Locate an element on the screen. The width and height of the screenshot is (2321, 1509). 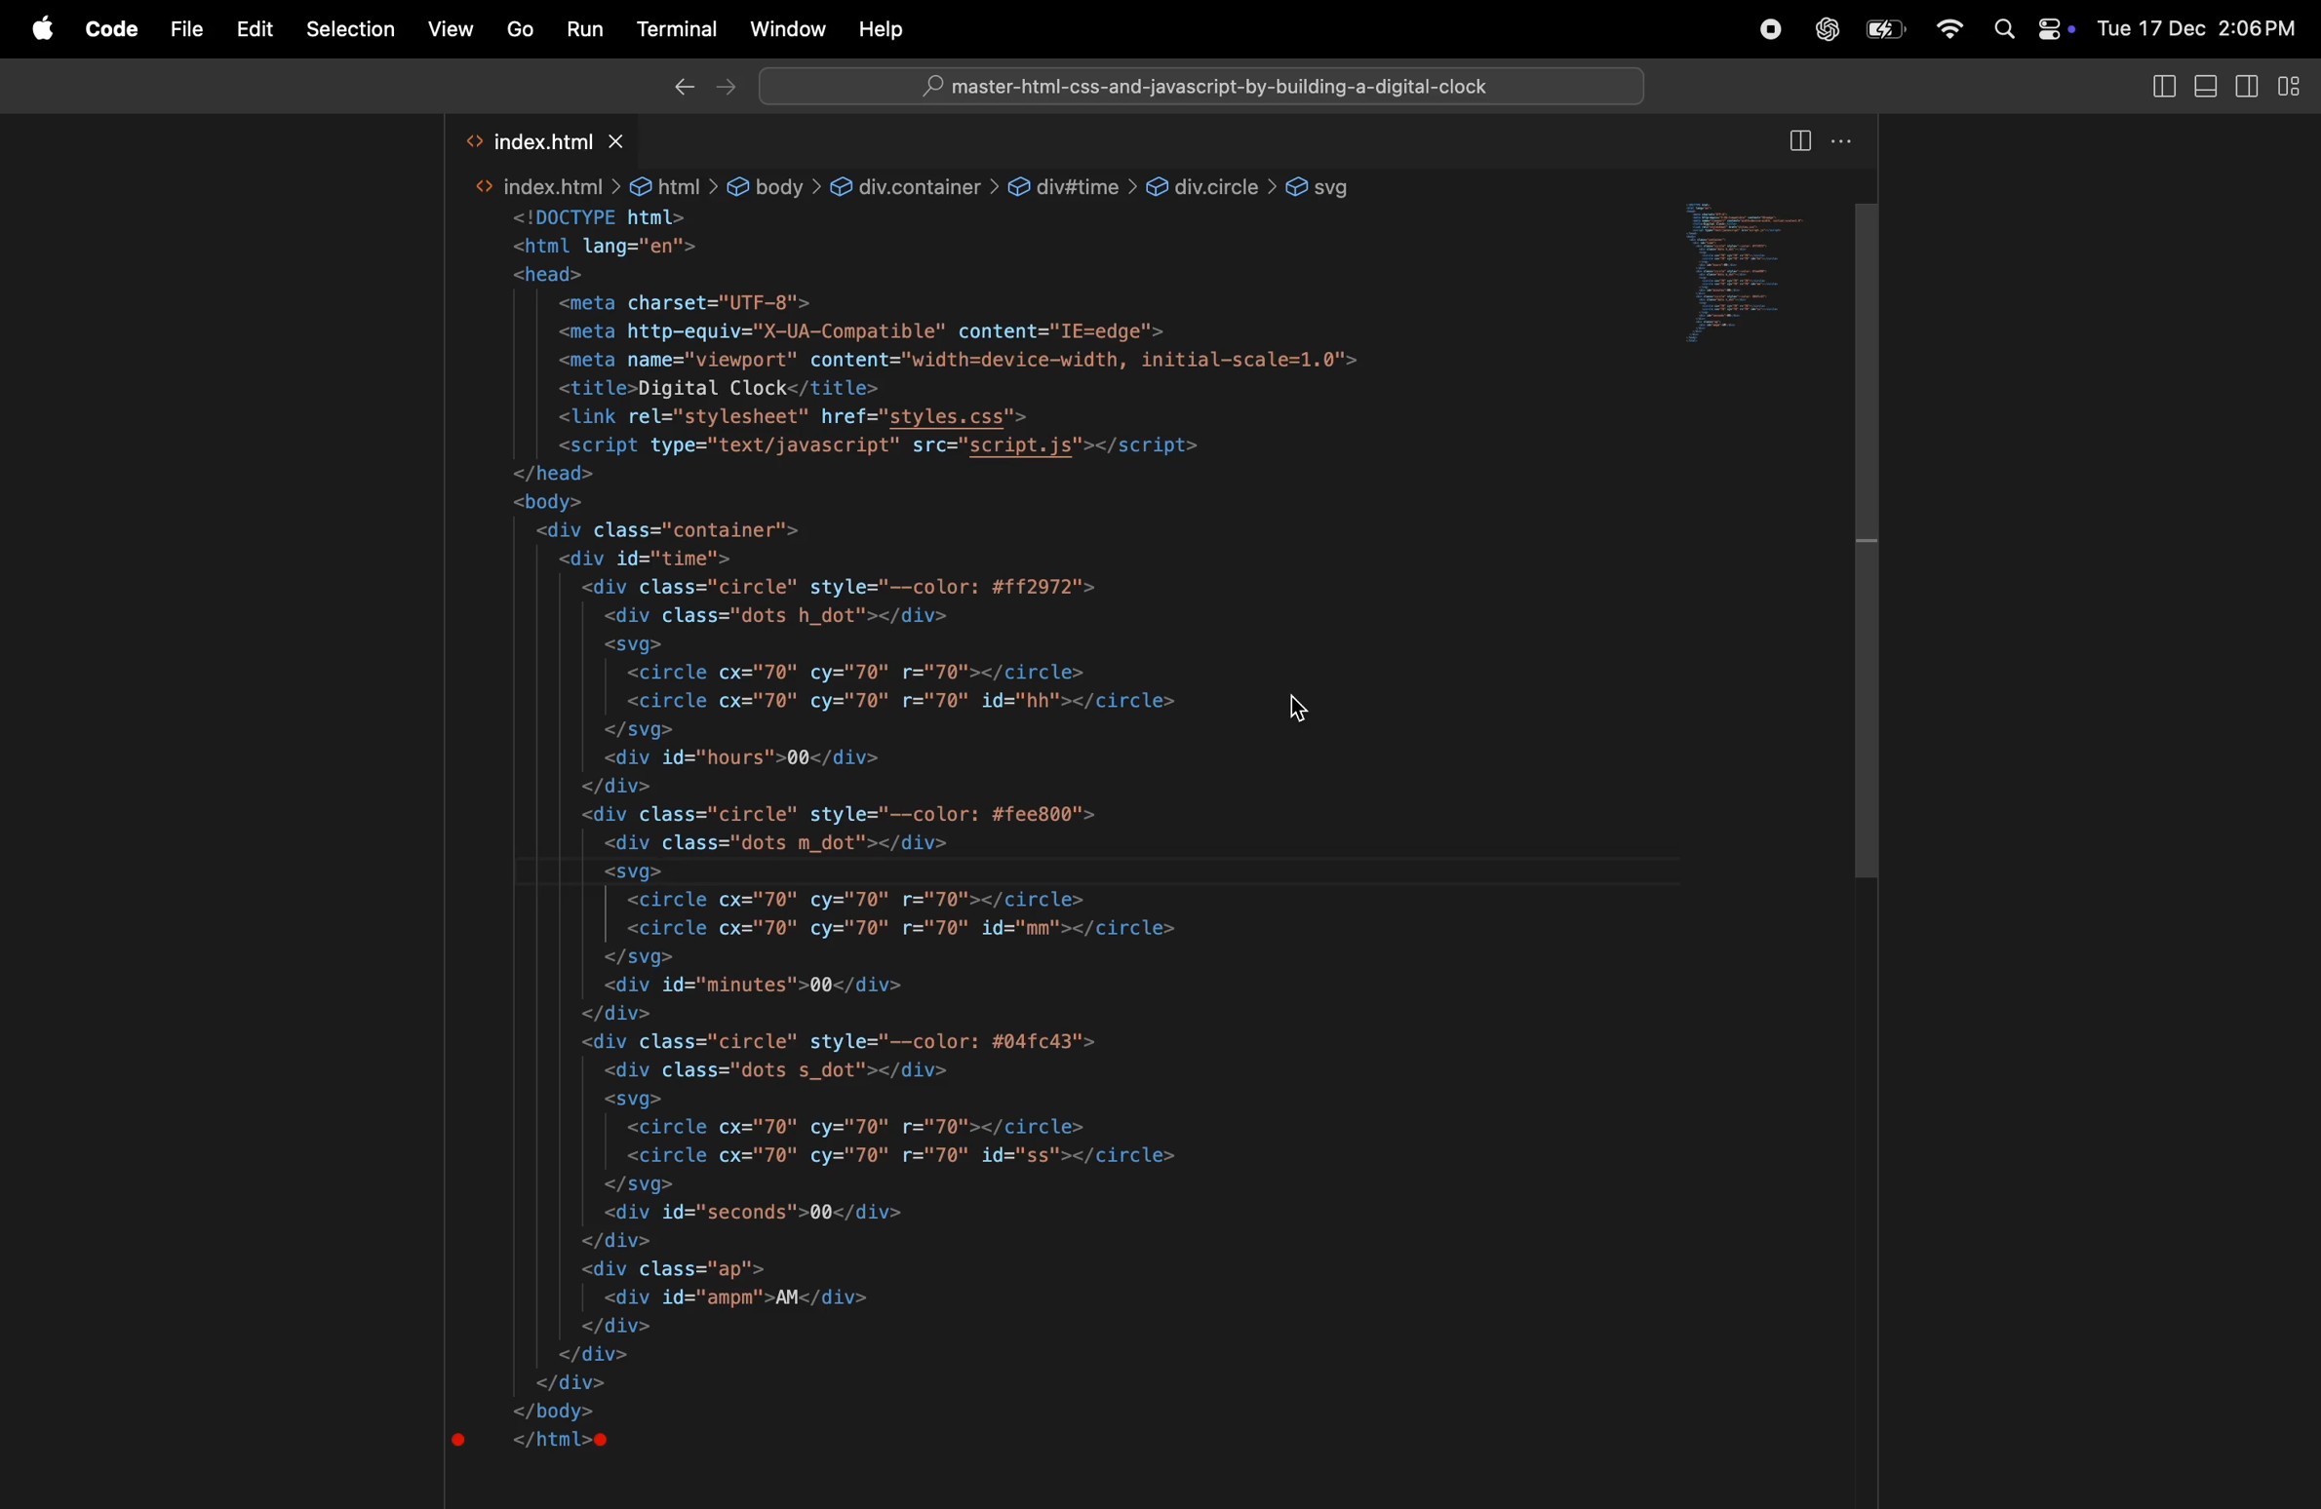
toggle editor is located at coordinates (1802, 144).